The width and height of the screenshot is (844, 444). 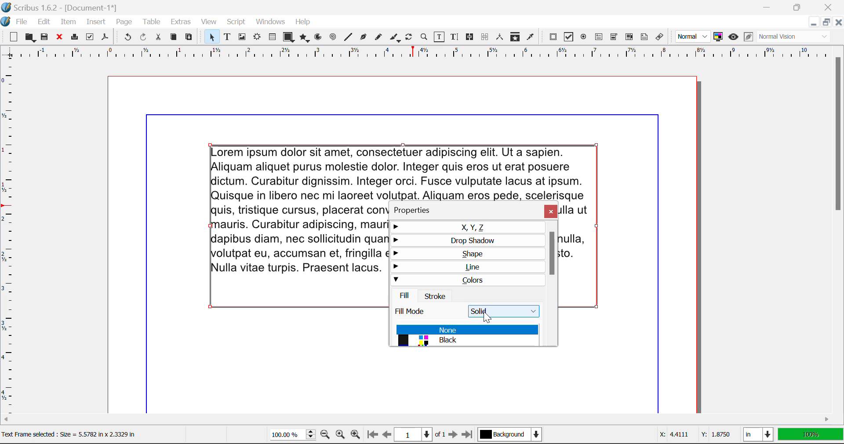 I want to click on Preview Mode, so click(x=733, y=37).